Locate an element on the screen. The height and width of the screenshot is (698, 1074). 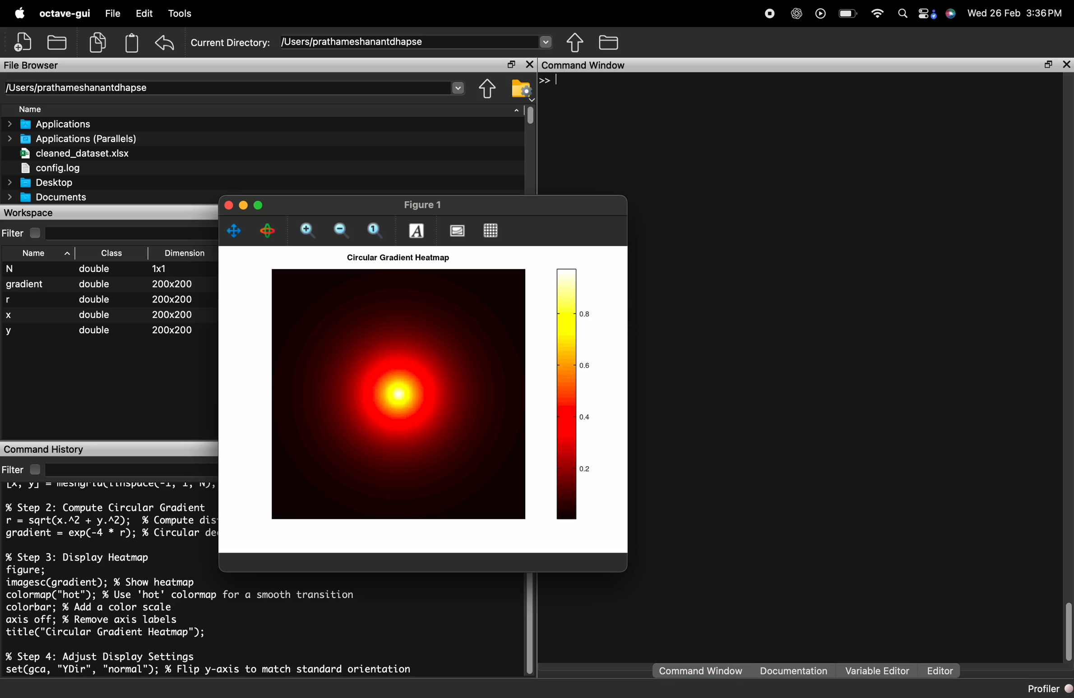
Profiler is located at coordinates (1049, 689).